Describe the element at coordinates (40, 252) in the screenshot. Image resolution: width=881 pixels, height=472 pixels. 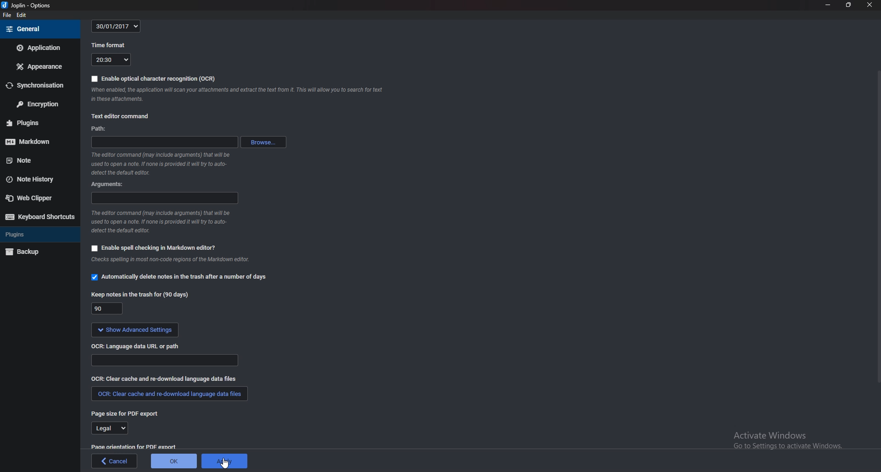
I see `Back up` at that location.